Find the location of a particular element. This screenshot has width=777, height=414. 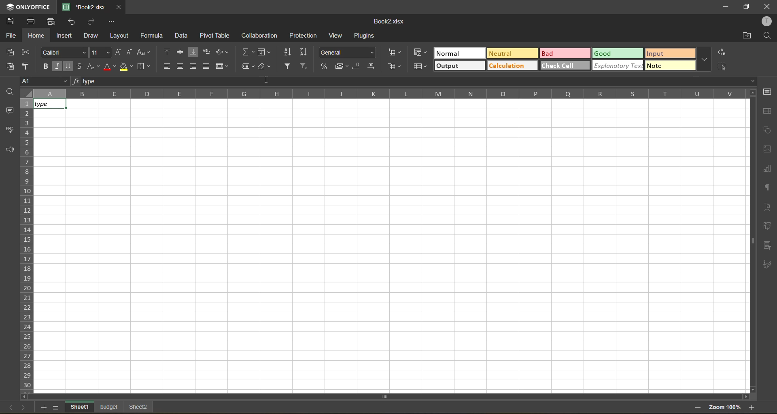

align right is located at coordinates (193, 67).